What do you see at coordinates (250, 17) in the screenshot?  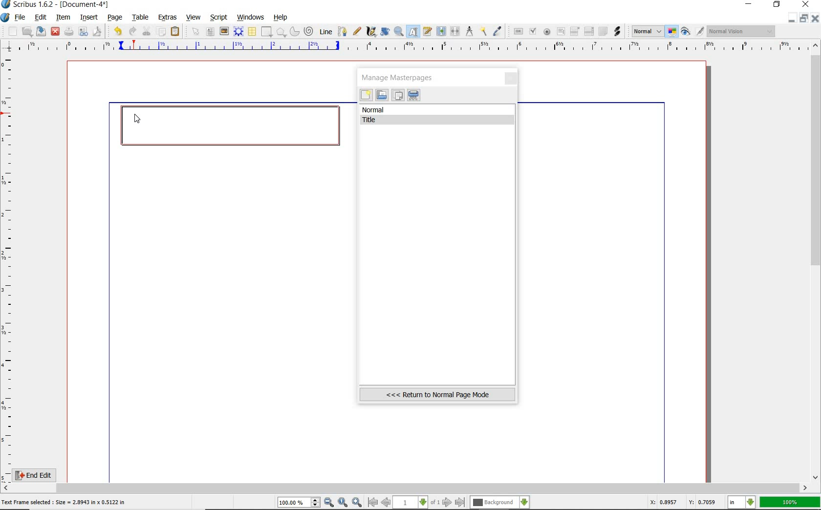 I see `windows` at bounding box center [250, 17].